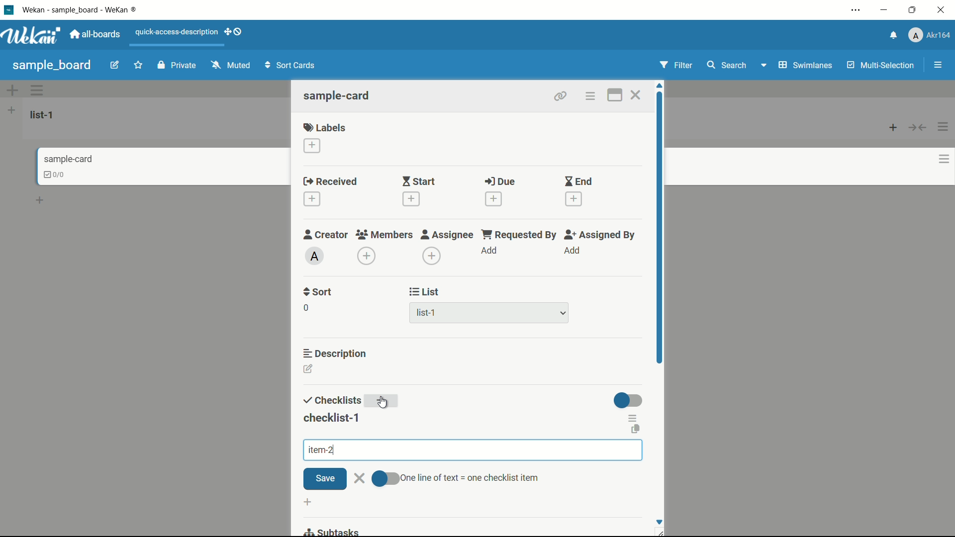 The height and width of the screenshot is (537, 955). What do you see at coordinates (309, 370) in the screenshot?
I see `add description` at bounding box center [309, 370].